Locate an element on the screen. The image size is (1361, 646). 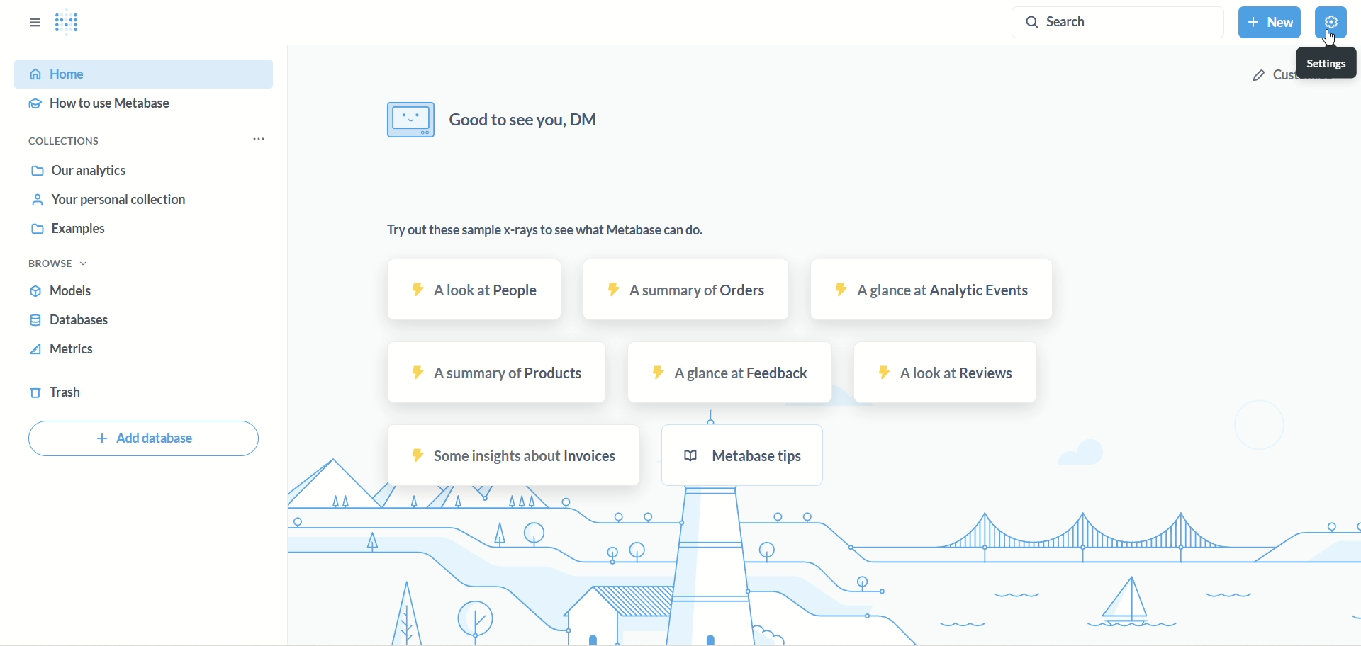
metabase tips is located at coordinates (749, 458).